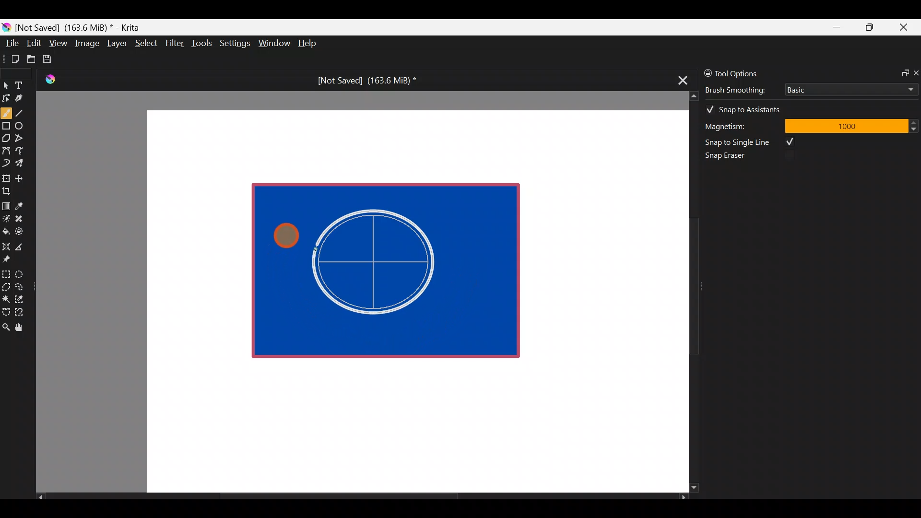 The image size is (921, 518). I want to click on Bezier curve selection tool, so click(6, 311).